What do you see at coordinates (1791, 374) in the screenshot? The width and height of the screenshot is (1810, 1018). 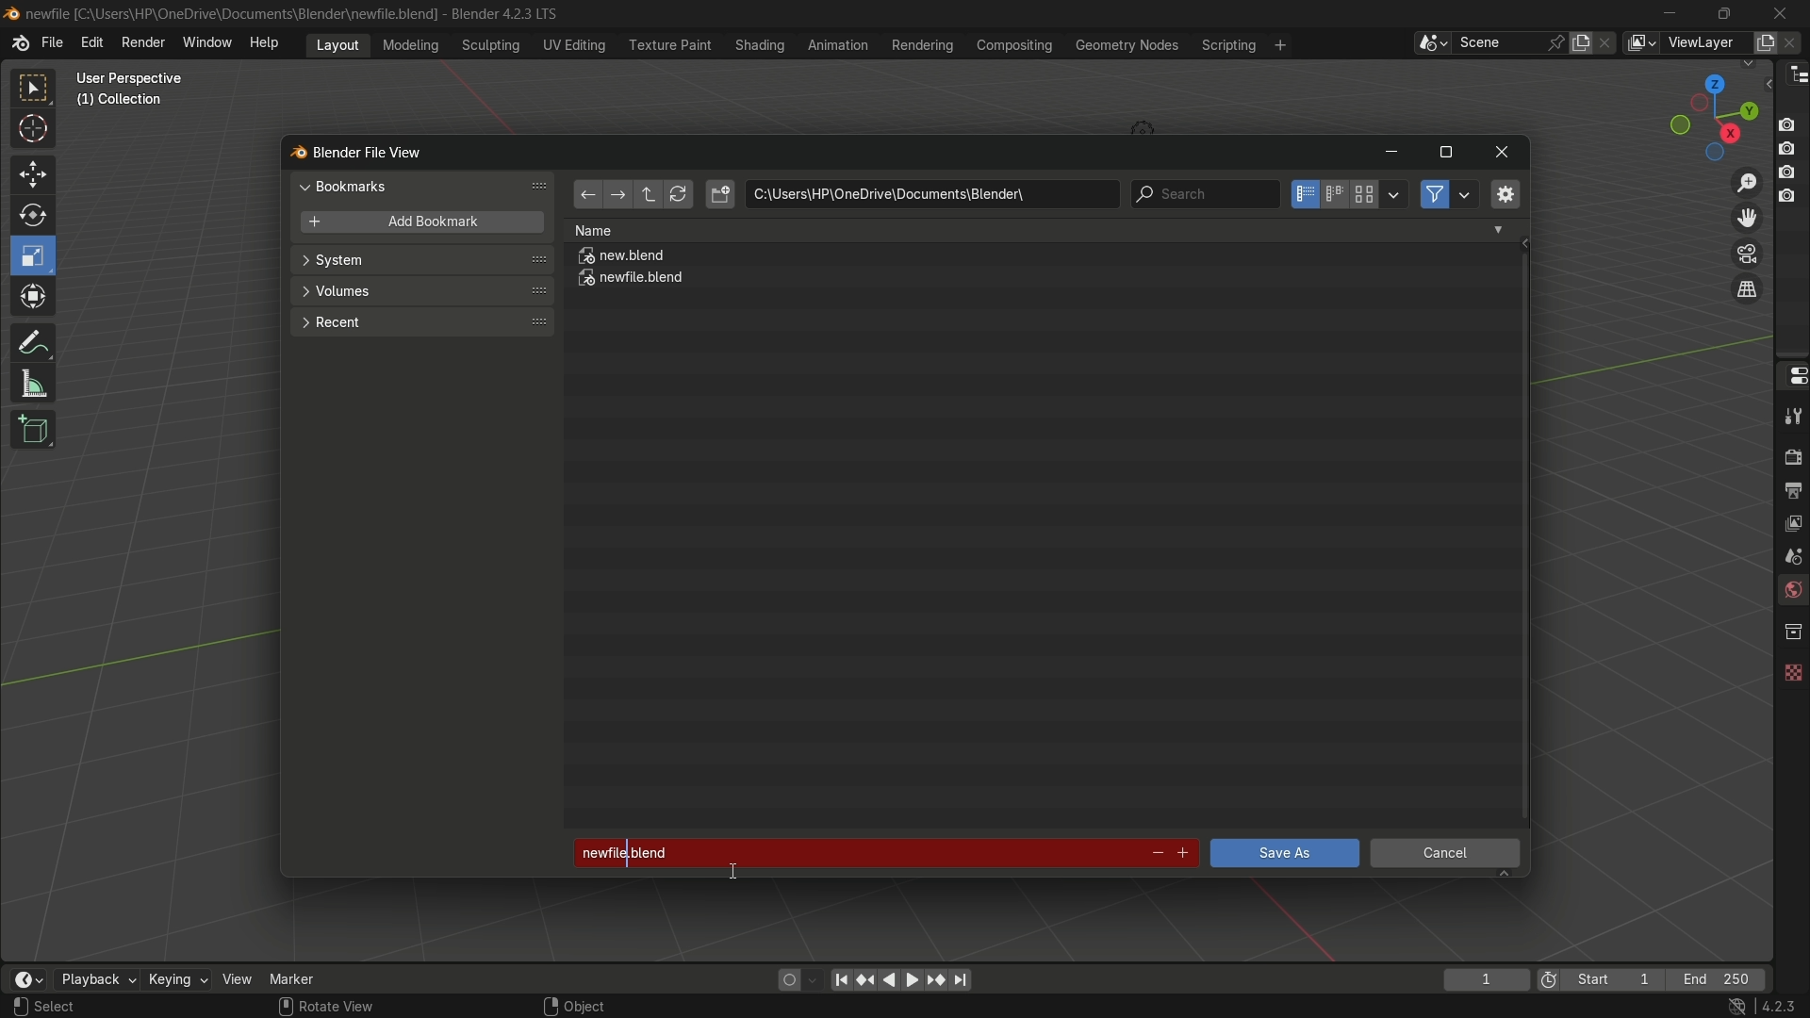 I see `properties` at bounding box center [1791, 374].